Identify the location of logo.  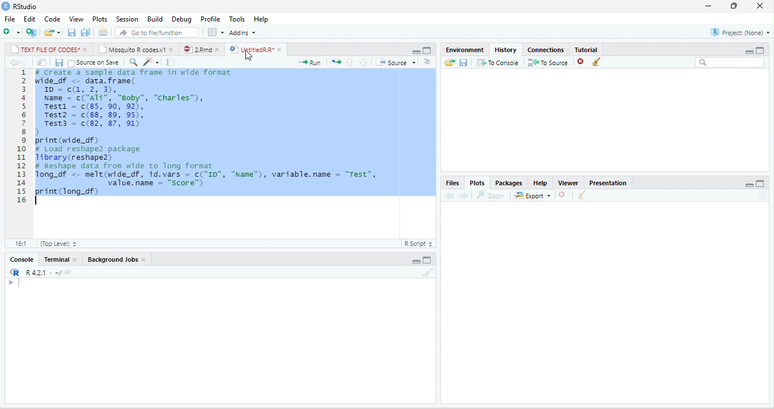
(6, 6).